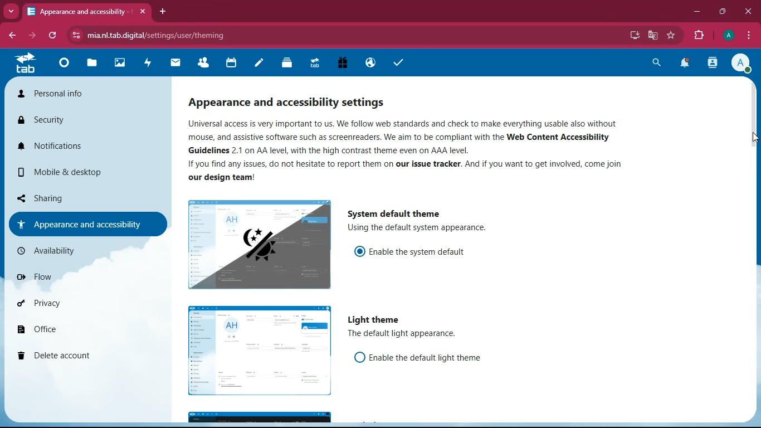  What do you see at coordinates (164, 12) in the screenshot?
I see `add tab` at bounding box center [164, 12].